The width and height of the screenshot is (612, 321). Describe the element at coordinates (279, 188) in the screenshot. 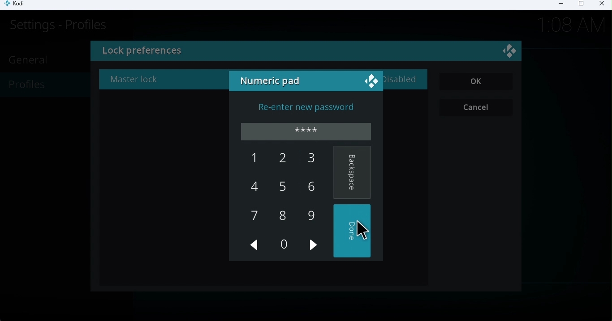

I see `5` at that location.